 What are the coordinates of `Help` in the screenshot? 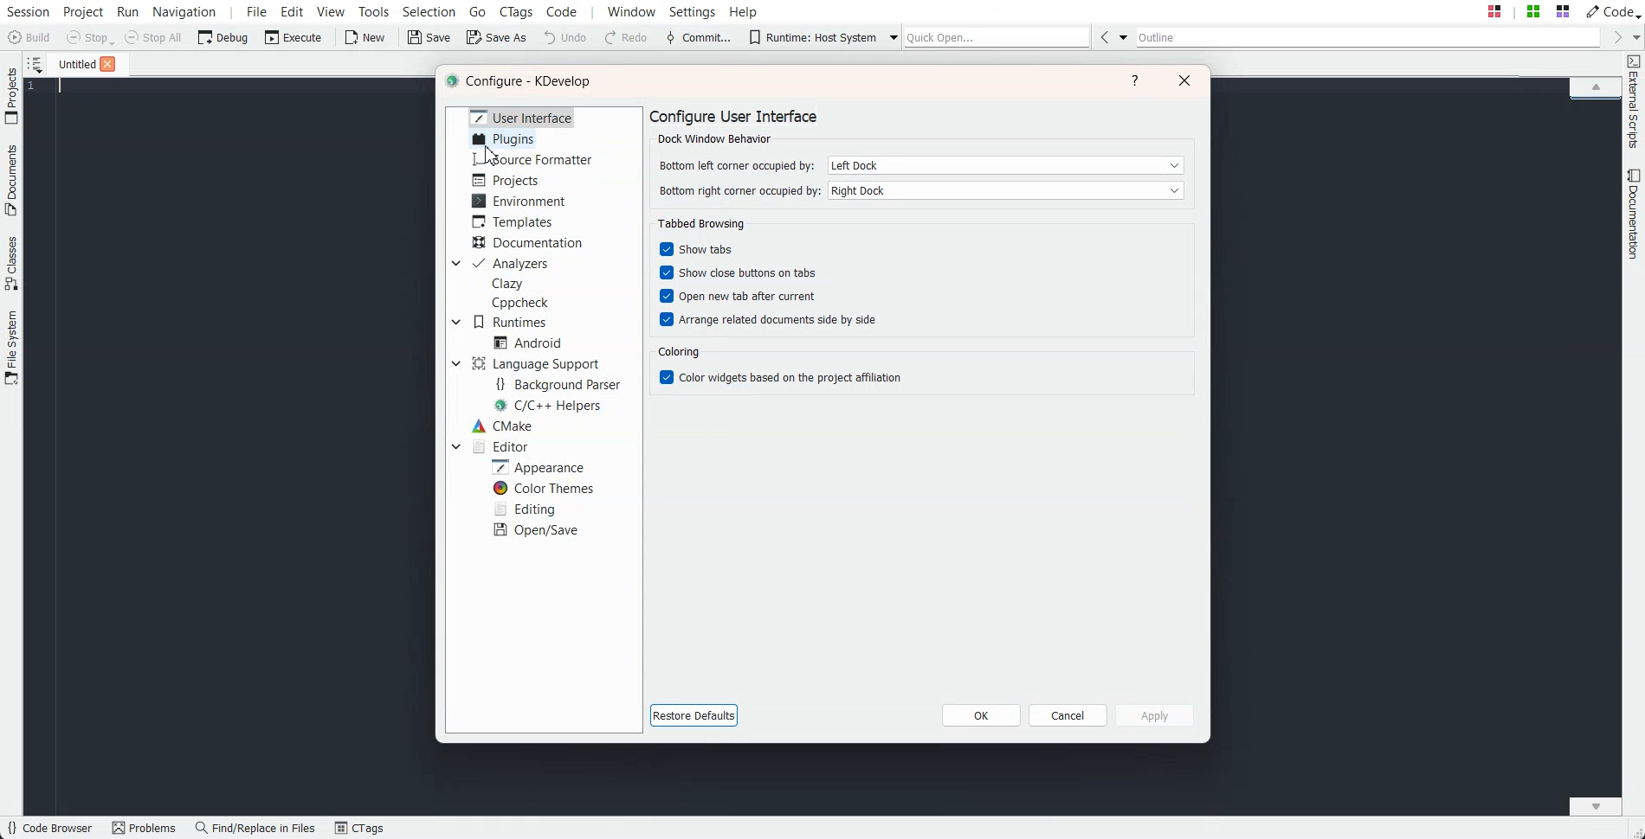 It's located at (744, 10).